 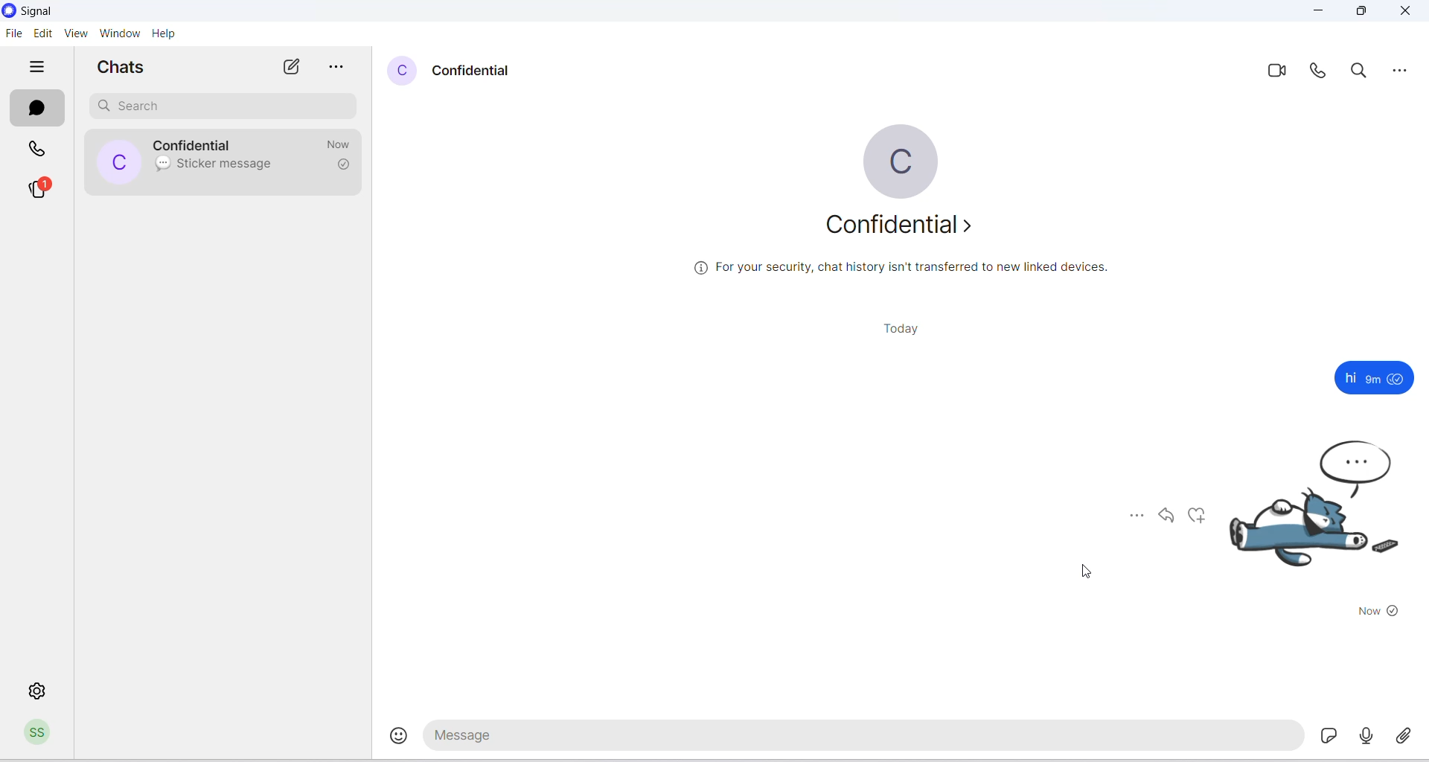 I want to click on 9 m, so click(x=1373, y=380).